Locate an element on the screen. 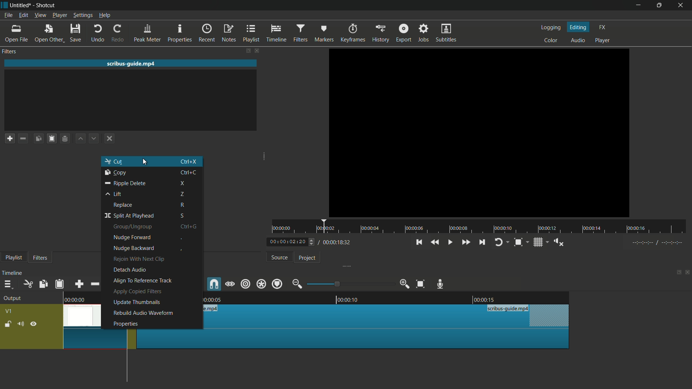  filters is located at coordinates (40, 257).